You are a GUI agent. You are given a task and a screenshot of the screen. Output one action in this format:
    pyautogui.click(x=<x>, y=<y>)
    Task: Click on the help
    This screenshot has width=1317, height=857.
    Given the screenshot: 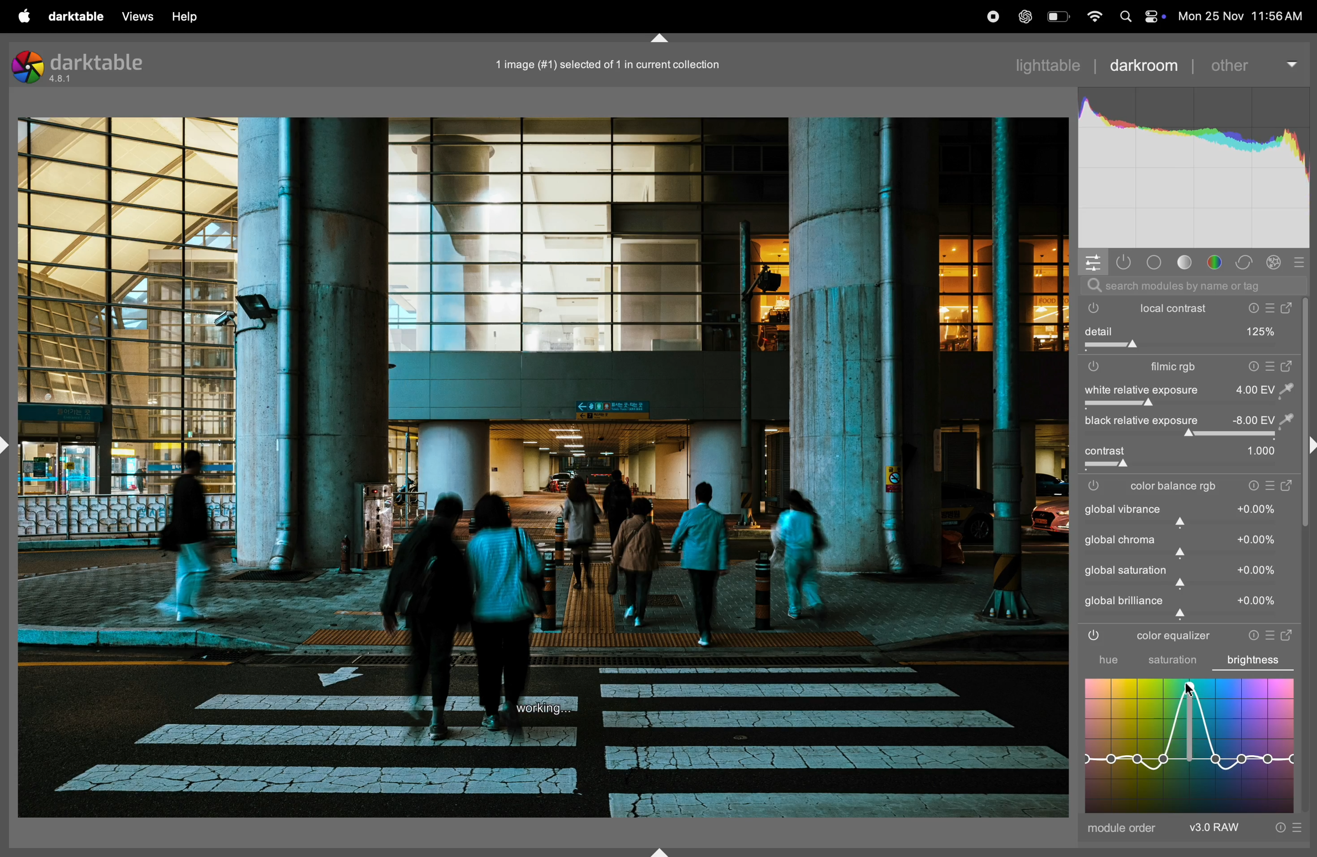 What is the action you would take?
    pyautogui.click(x=185, y=17)
    